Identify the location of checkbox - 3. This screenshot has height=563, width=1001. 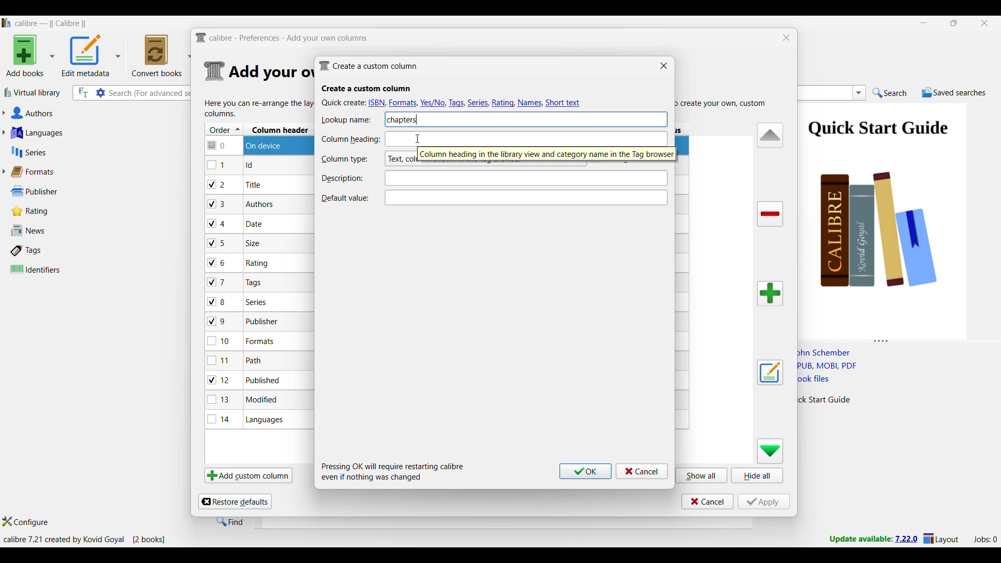
(217, 204).